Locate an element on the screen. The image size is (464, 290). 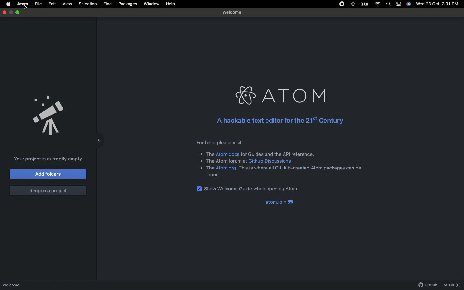
Internet is located at coordinates (378, 5).